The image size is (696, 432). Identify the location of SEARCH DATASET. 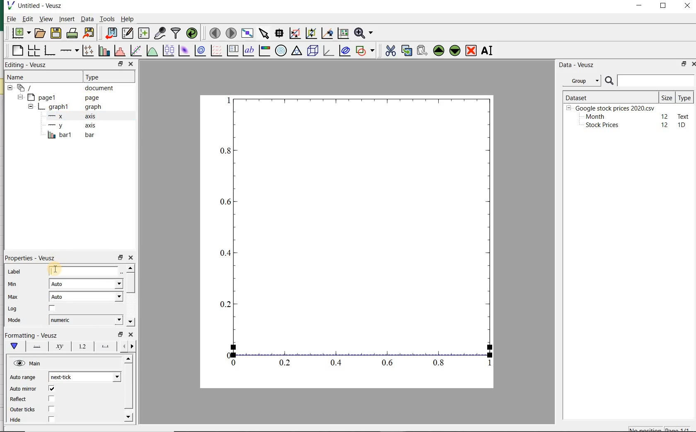
(650, 80).